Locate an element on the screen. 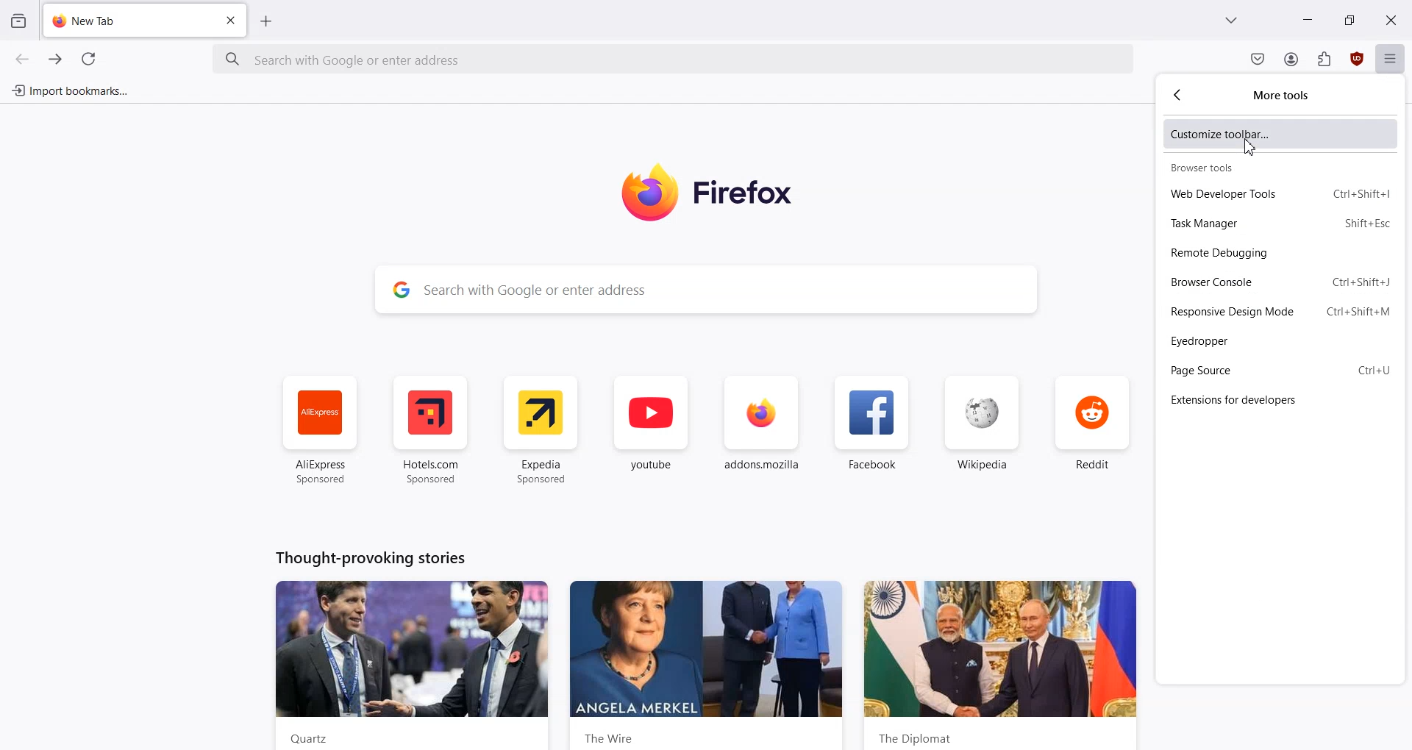 This screenshot has height=750, width=1412. Hotel.com Sponsored is located at coordinates (434, 429).